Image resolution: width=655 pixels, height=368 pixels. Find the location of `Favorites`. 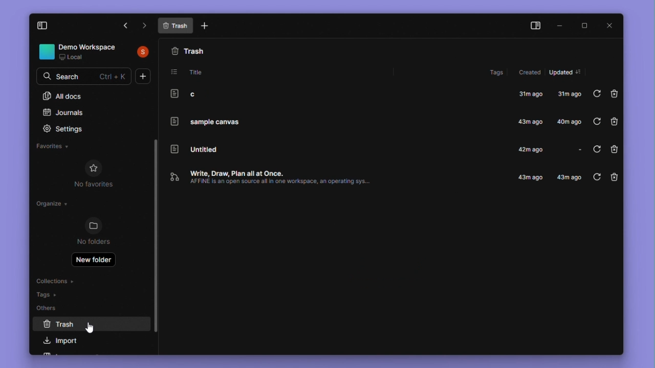

Favorites is located at coordinates (63, 149).